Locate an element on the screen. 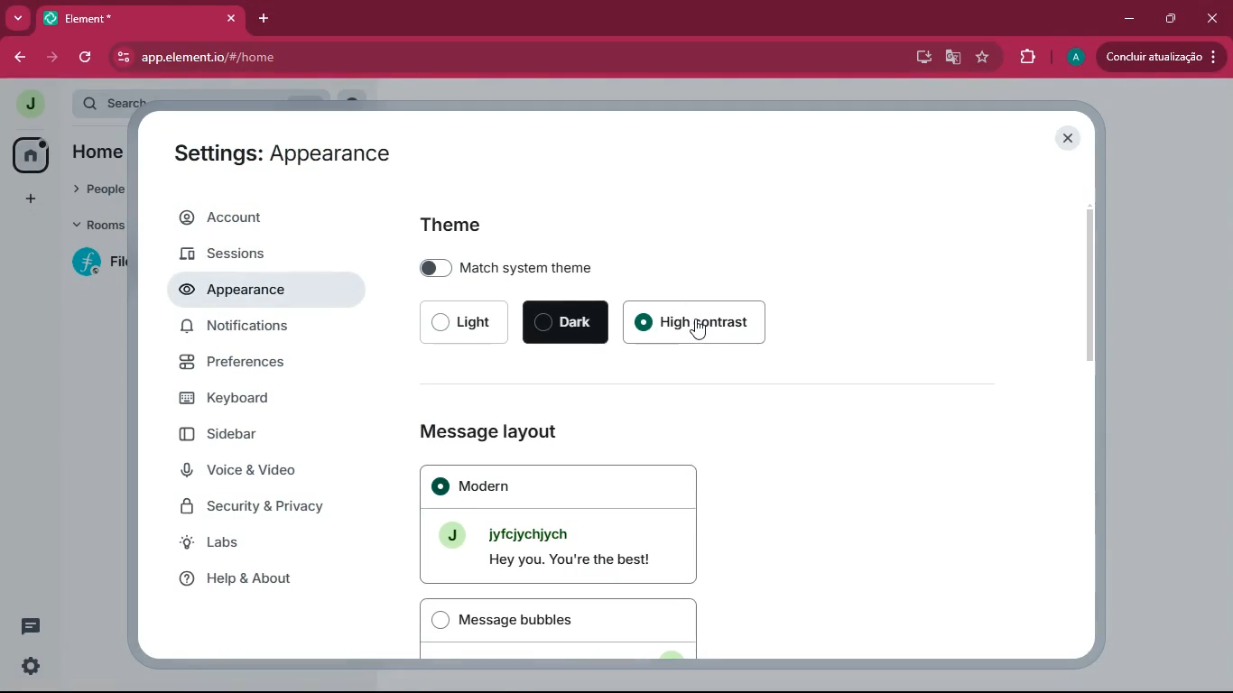 This screenshot has width=1233, height=693. close is located at coordinates (1066, 137).